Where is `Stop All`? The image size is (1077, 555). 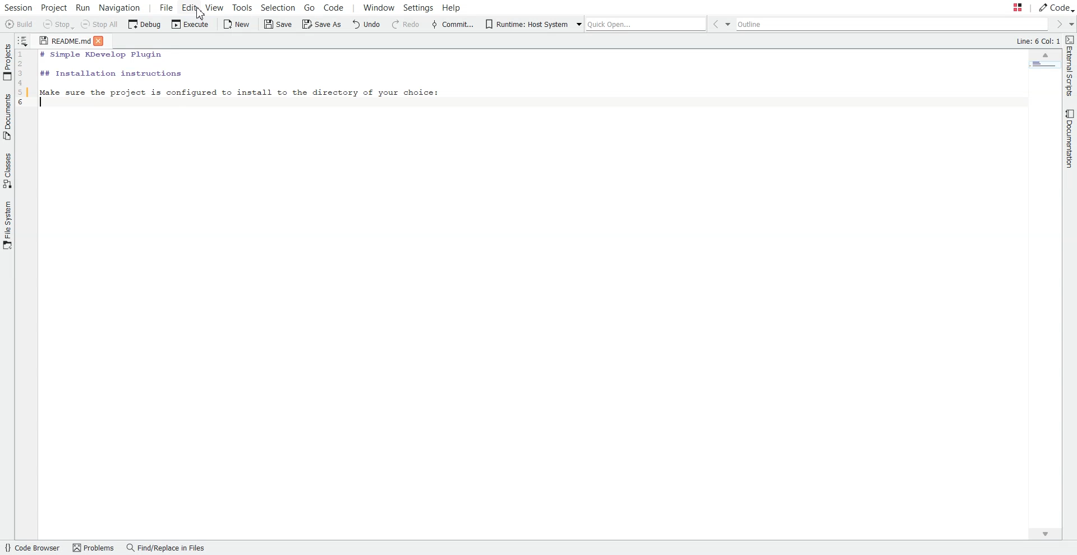 Stop All is located at coordinates (101, 25).